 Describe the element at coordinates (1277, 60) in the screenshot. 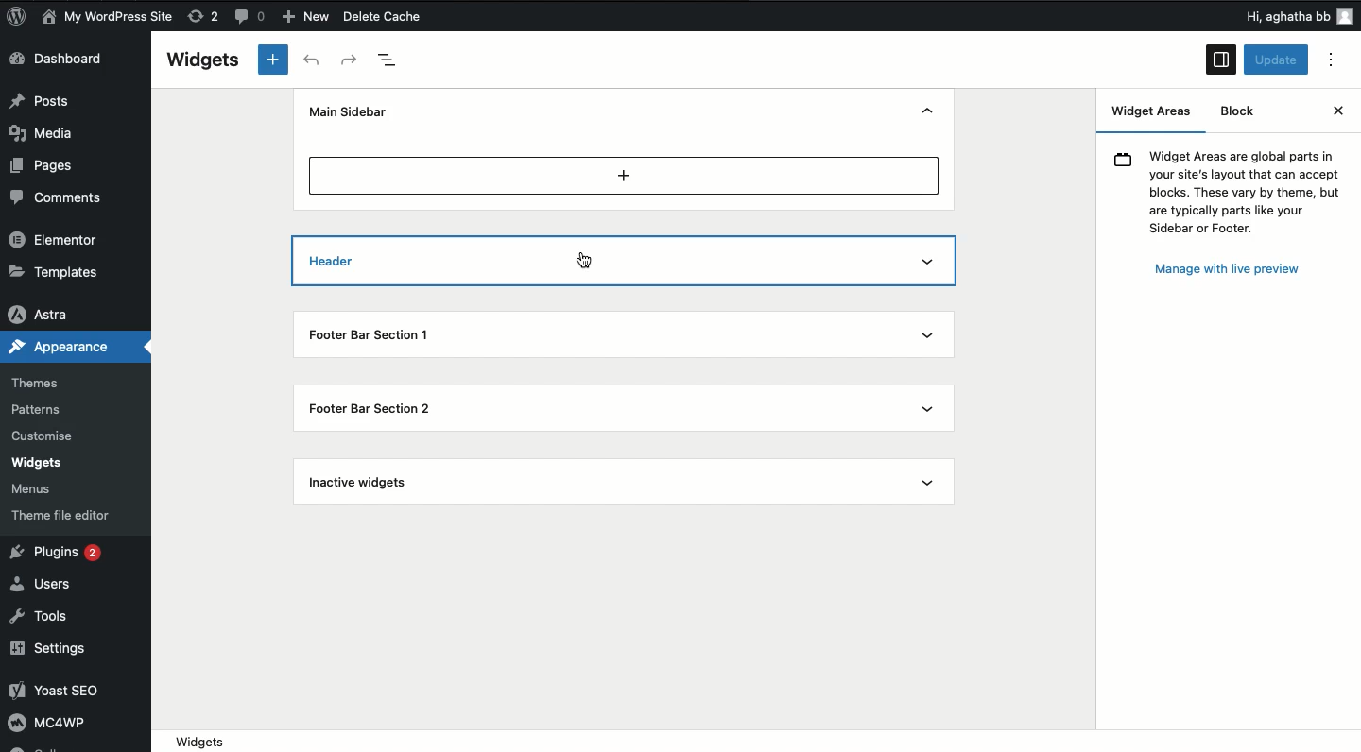

I see `Update` at that location.